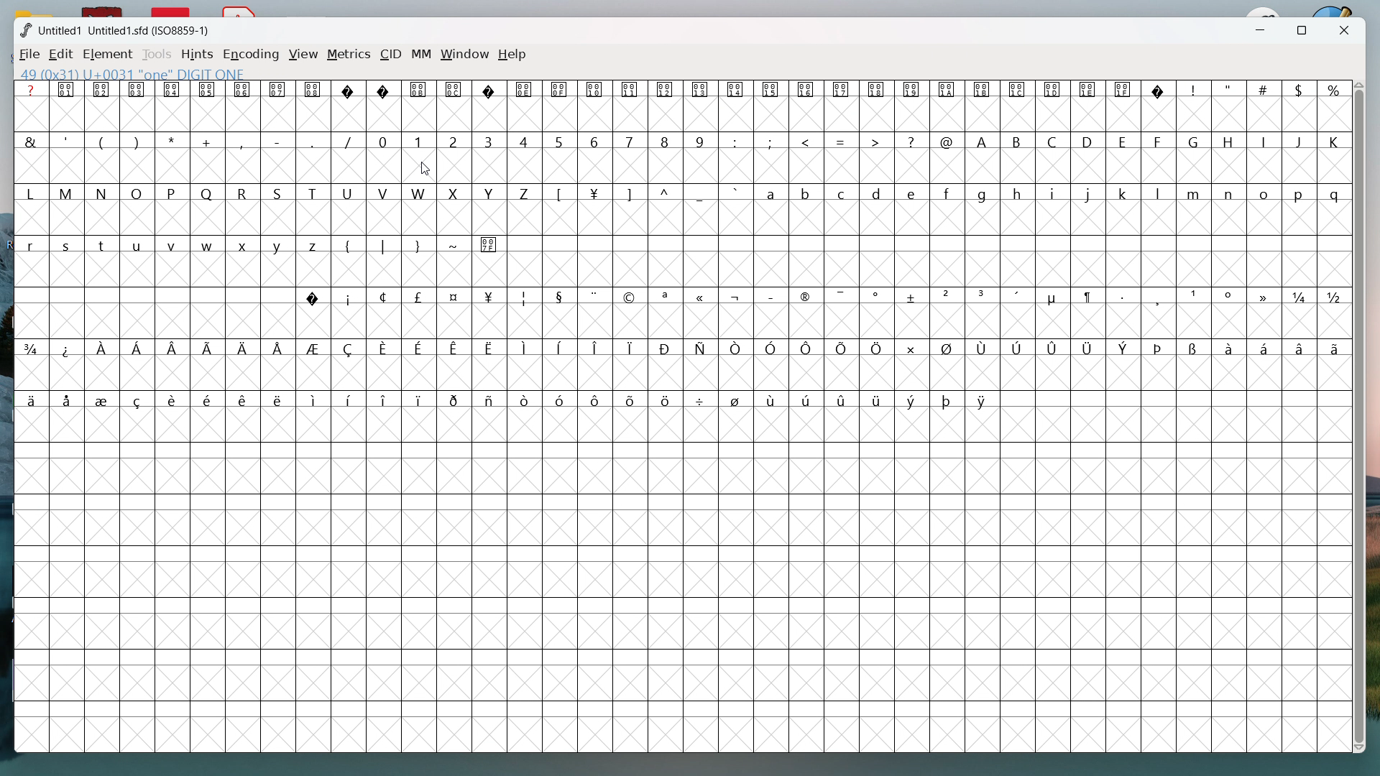 The image size is (1380, 776). What do you see at coordinates (1358, 416) in the screenshot?
I see `vertical scrollbar` at bounding box center [1358, 416].